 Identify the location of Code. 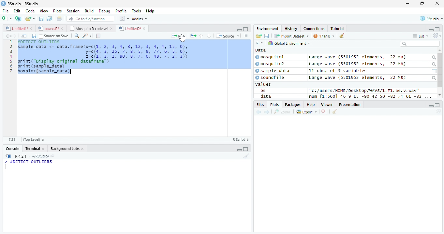
(30, 11).